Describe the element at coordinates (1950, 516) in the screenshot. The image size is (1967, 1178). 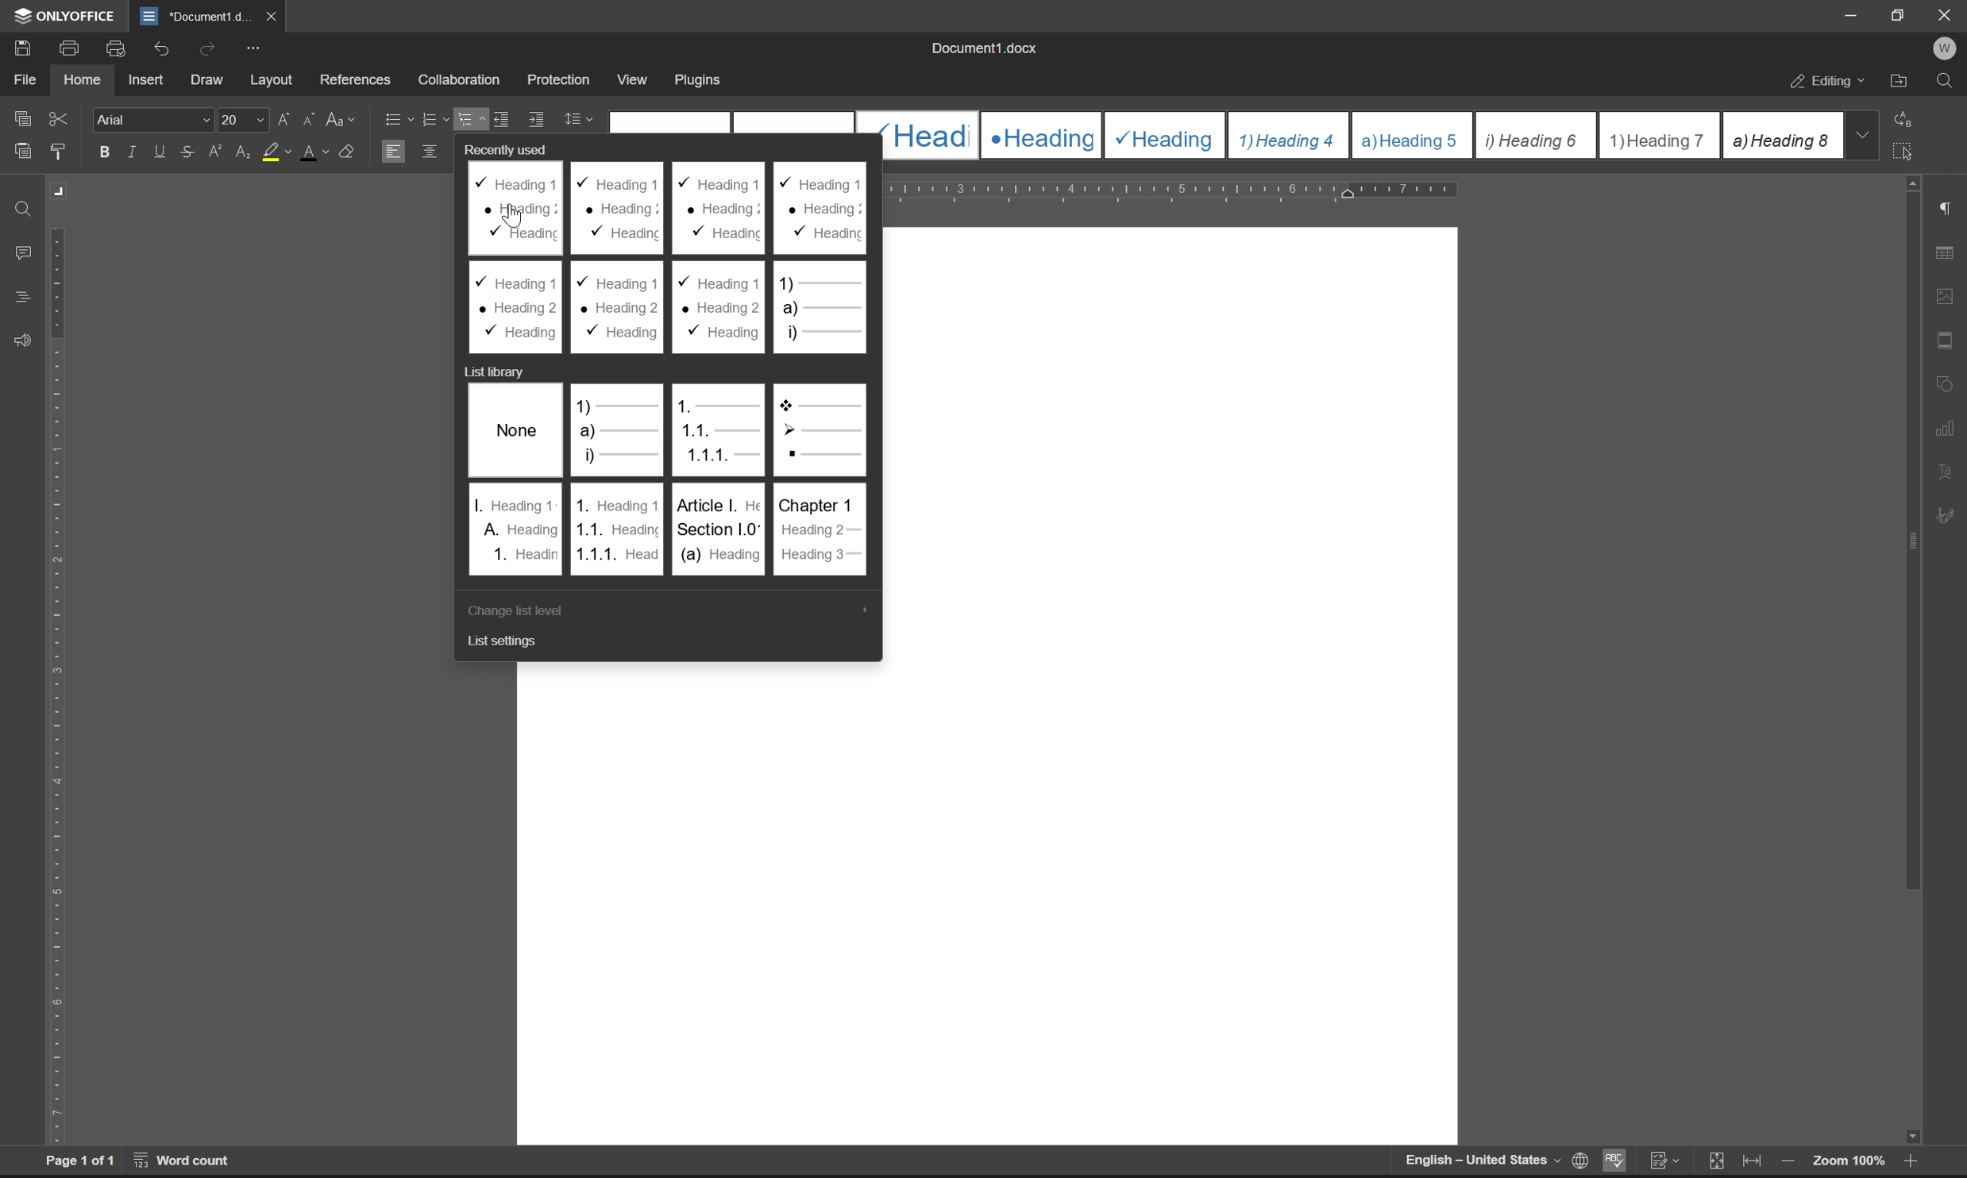
I see `signature settings` at that location.